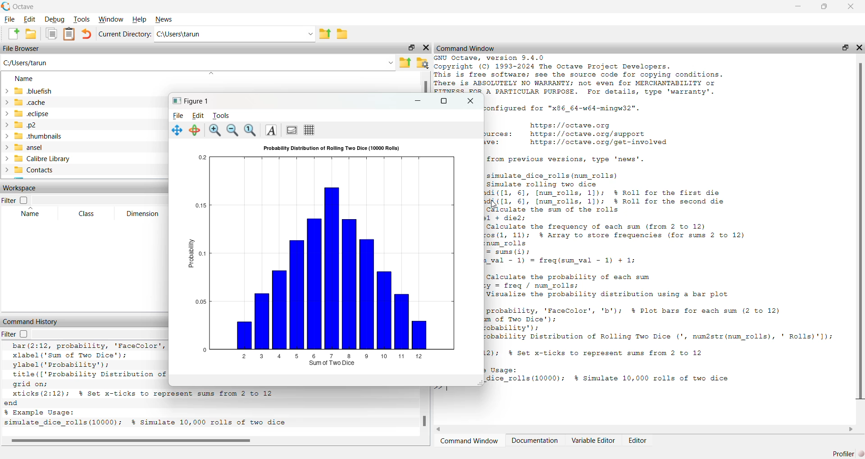 This screenshot has width=865, height=459. What do you see at coordinates (25, 79) in the screenshot?
I see `Name` at bounding box center [25, 79].